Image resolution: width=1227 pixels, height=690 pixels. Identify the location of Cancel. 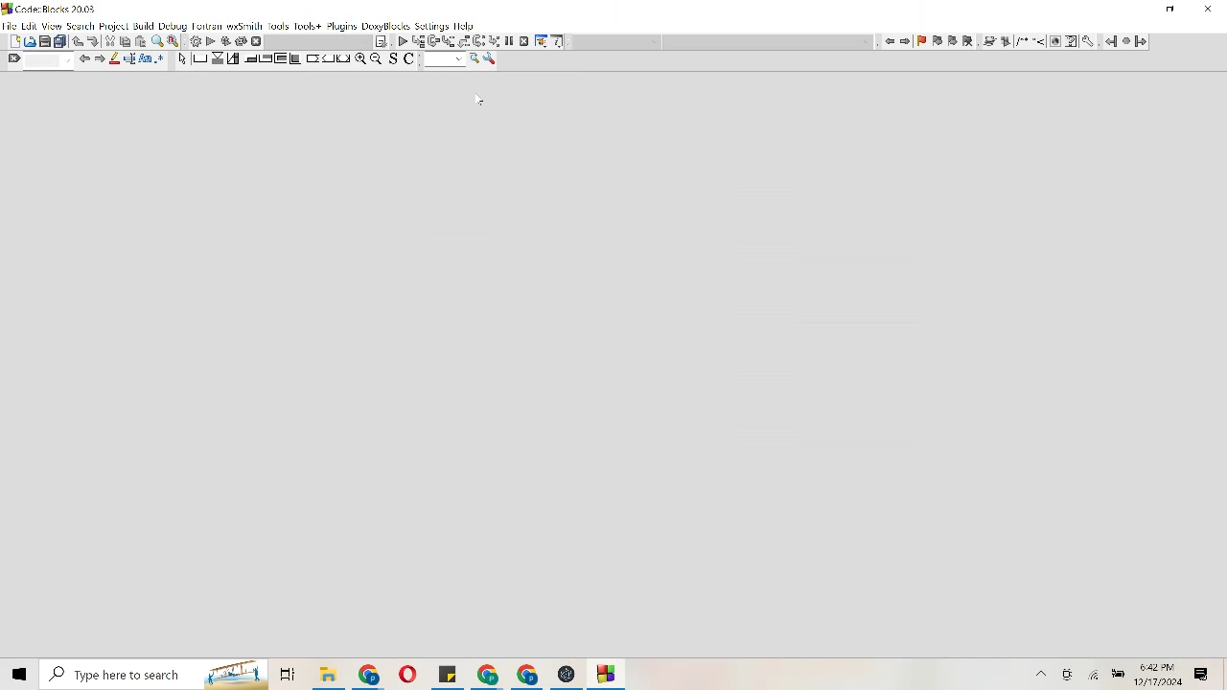
(525, 41).